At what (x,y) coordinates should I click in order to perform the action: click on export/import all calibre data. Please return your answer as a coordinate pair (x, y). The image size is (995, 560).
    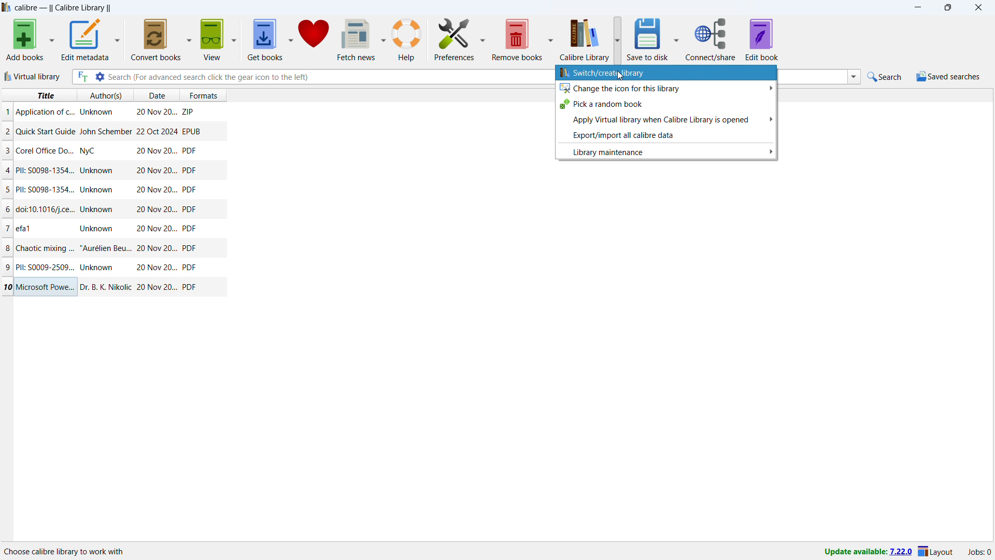
    Looking at the image, I should click on (666, 135).